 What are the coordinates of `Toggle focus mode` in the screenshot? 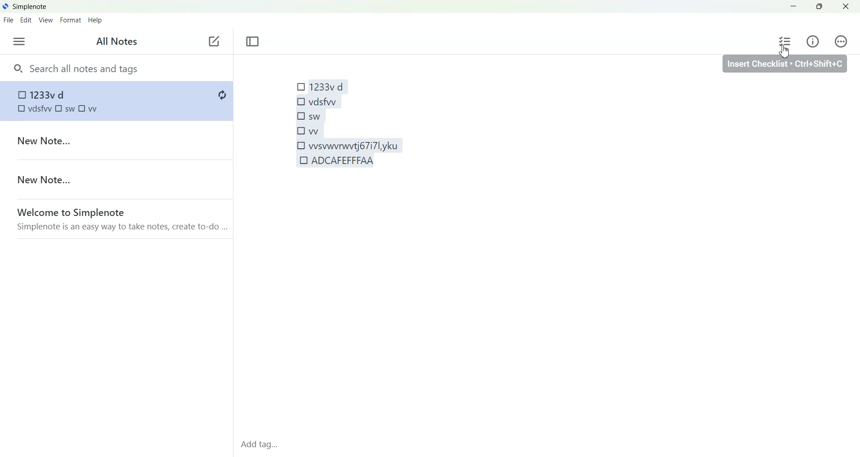 It's located at (253, 41).